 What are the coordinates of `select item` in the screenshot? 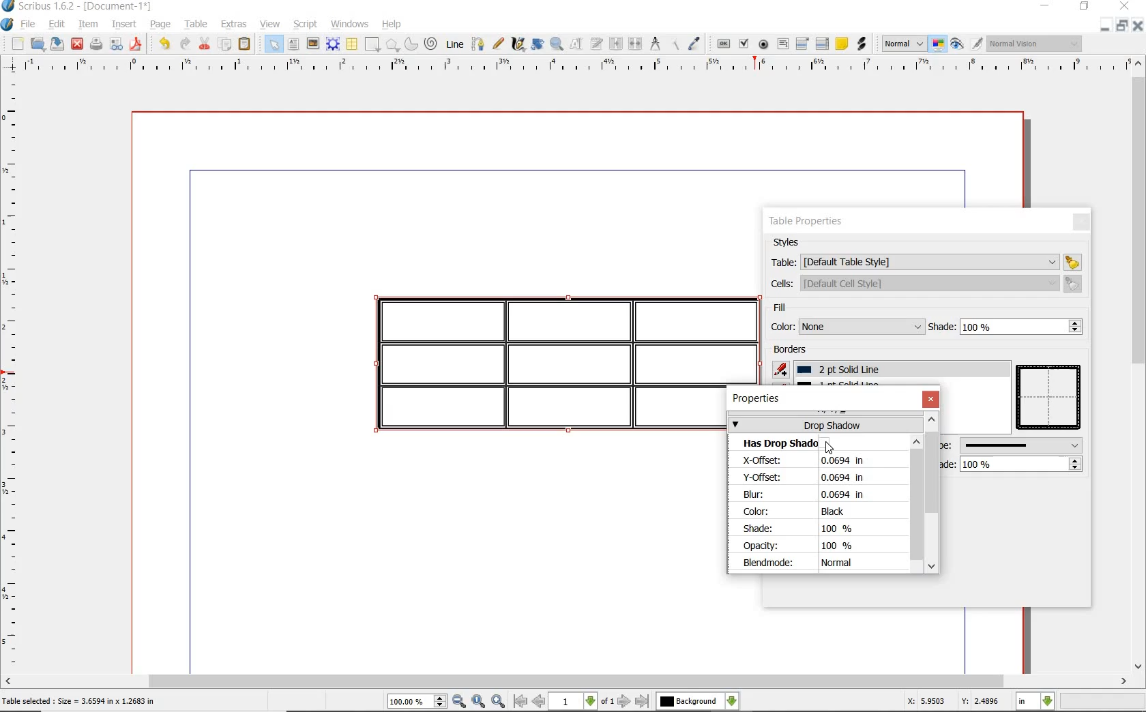 It's located at (272, 44).